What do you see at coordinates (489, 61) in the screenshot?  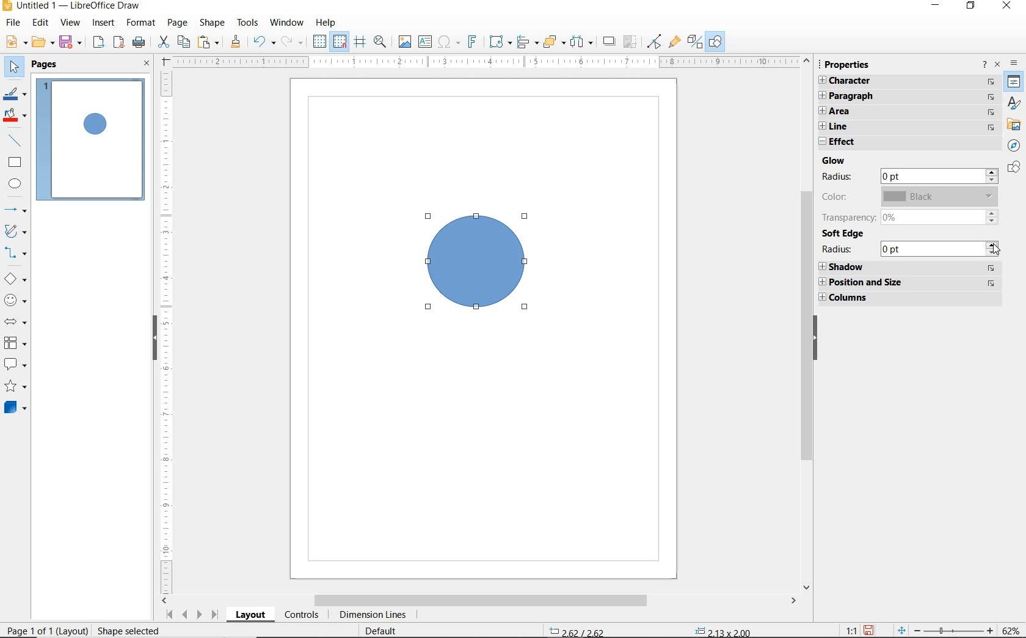 I see `RULER` at bounding box center [489, 61].